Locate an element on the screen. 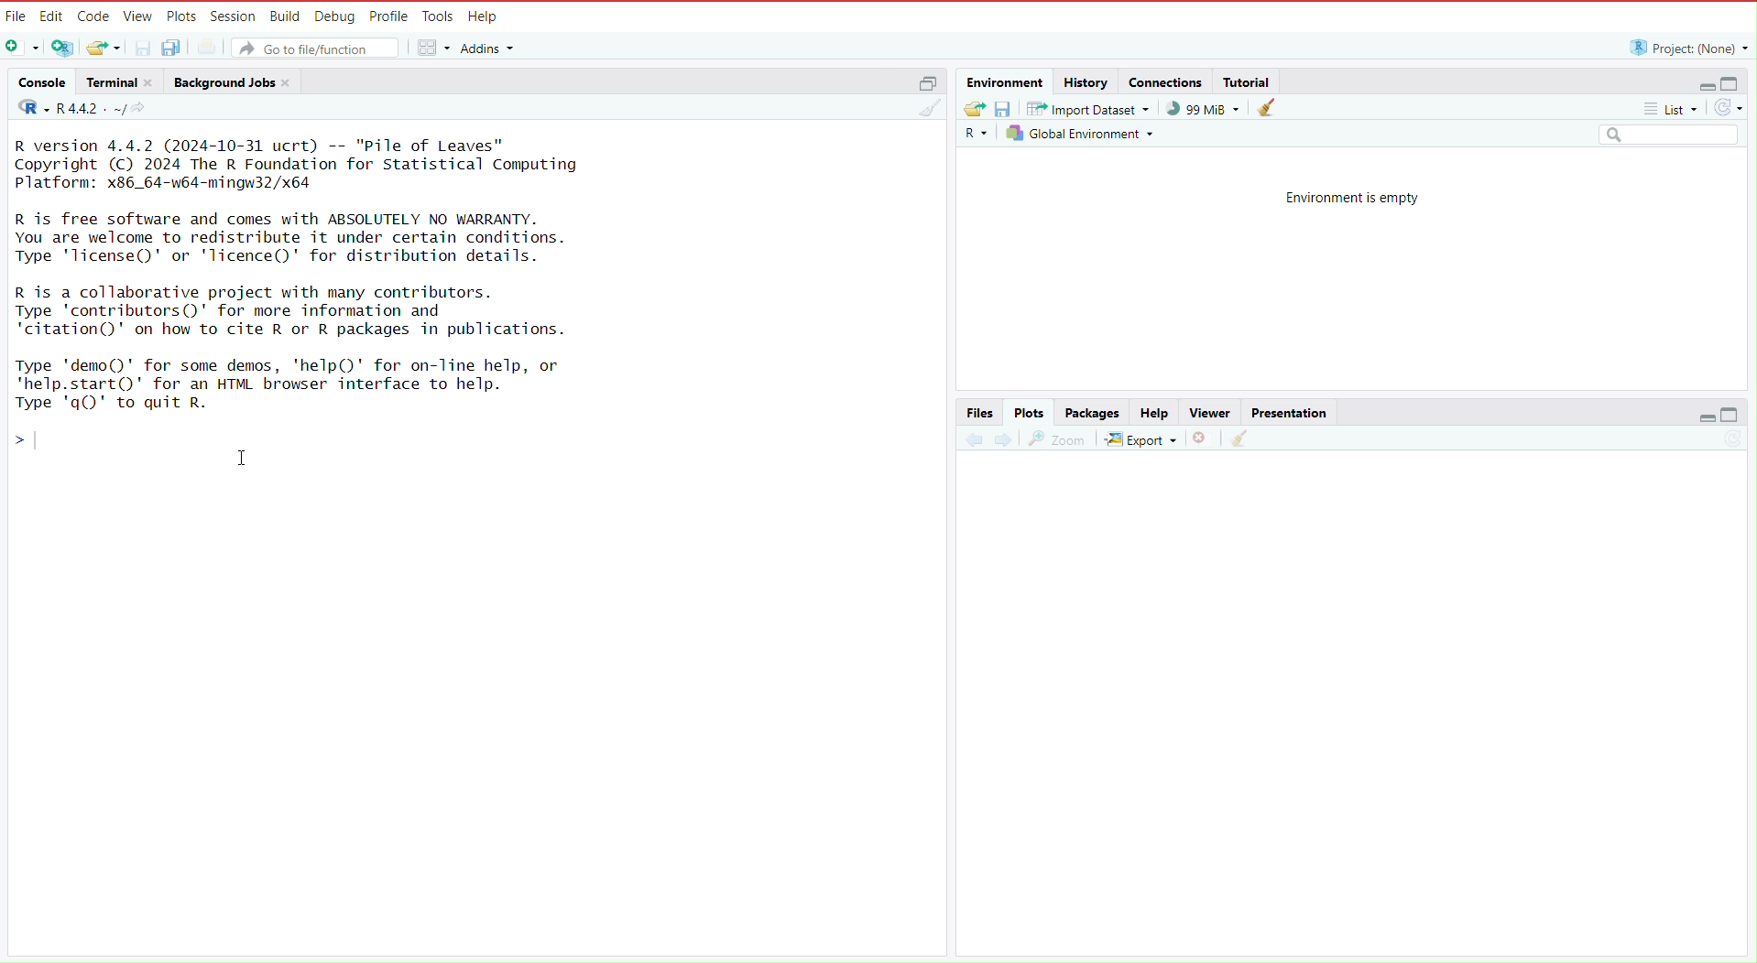  tutorial is located at coordinates (1247, 79).